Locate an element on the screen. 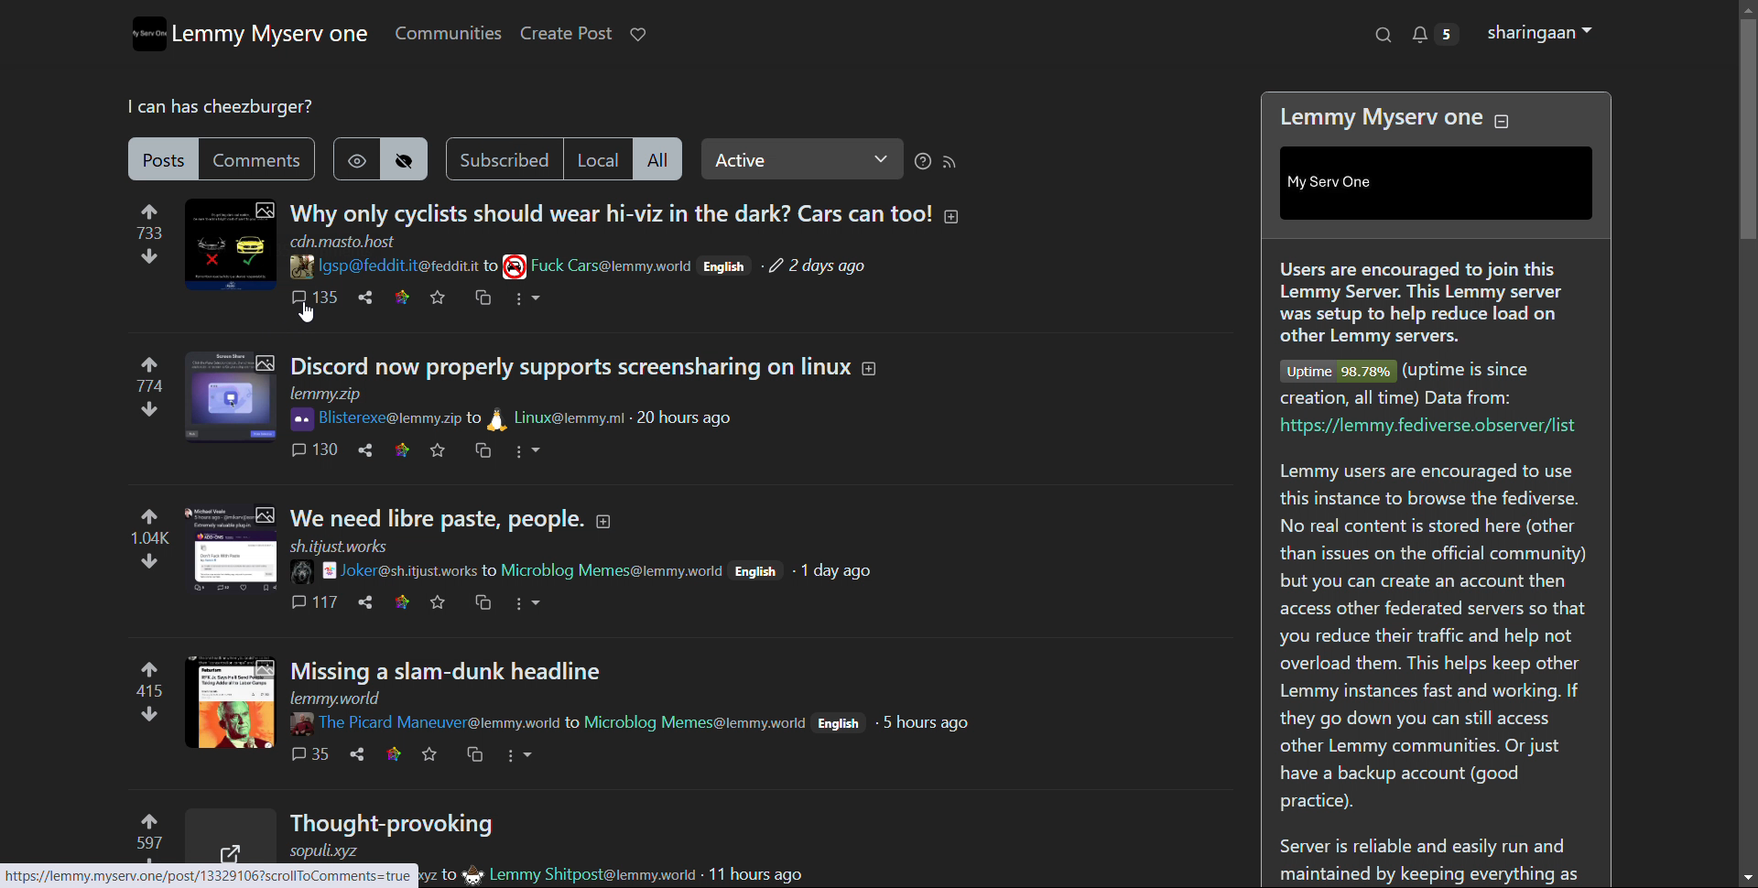 The width and height of the screenshot is (1758, 888). upvote 597 is located at coordinates (150, 831).